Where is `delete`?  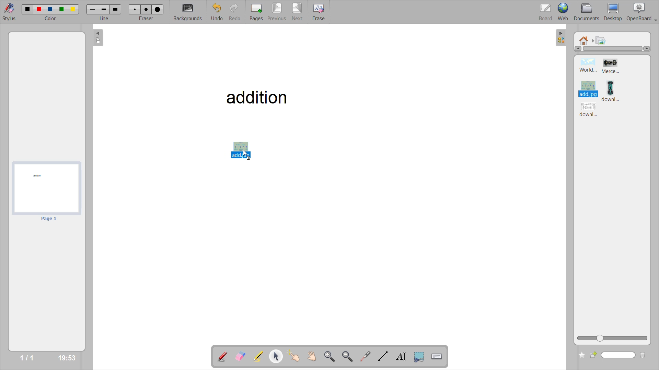 delete is located at coordinates (644, 356).